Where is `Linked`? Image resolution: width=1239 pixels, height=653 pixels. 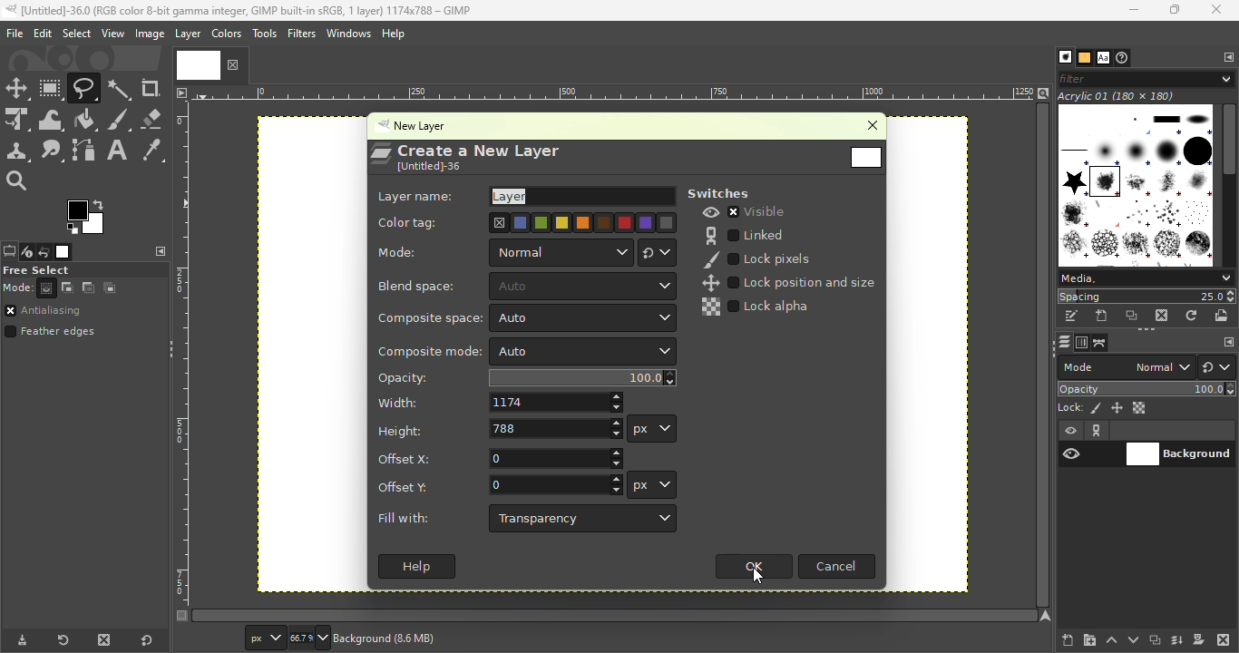
Linked is located at coordinates (744, 233).